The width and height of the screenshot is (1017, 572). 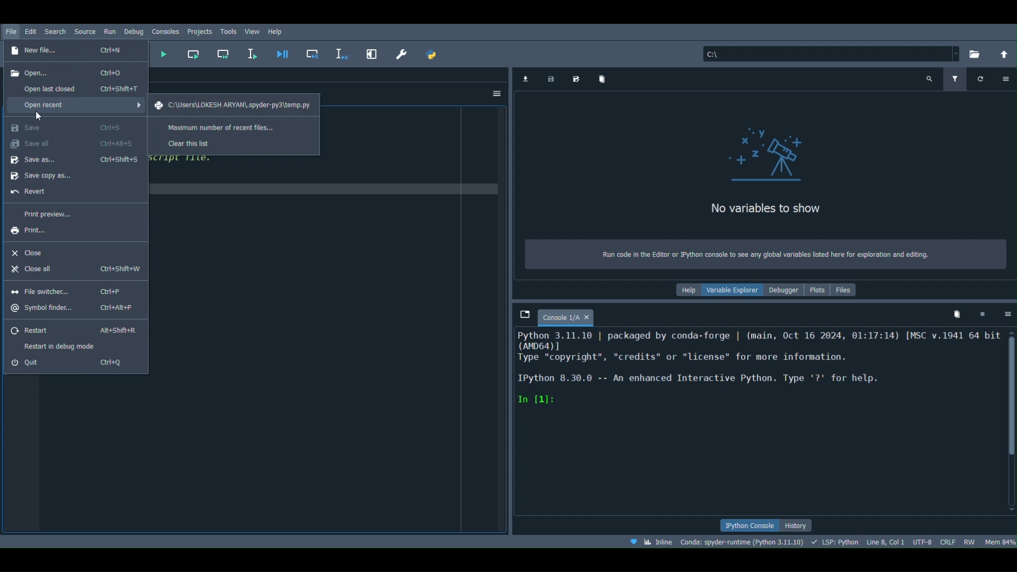 What do you see at coordinates (76, 51) in the screenshot?
I see `New file ` at bounding box center [76, 51].